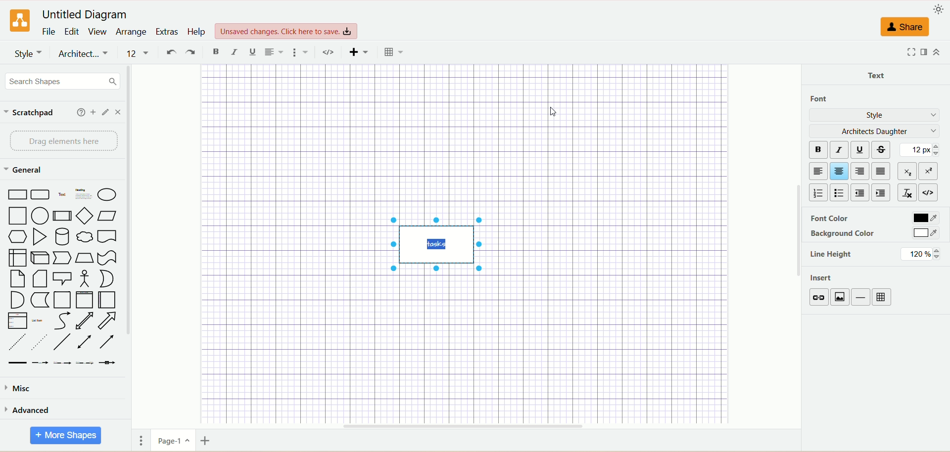  Describe the element at coordinates (906, 27) in the screenshot. I see `share` at that location.